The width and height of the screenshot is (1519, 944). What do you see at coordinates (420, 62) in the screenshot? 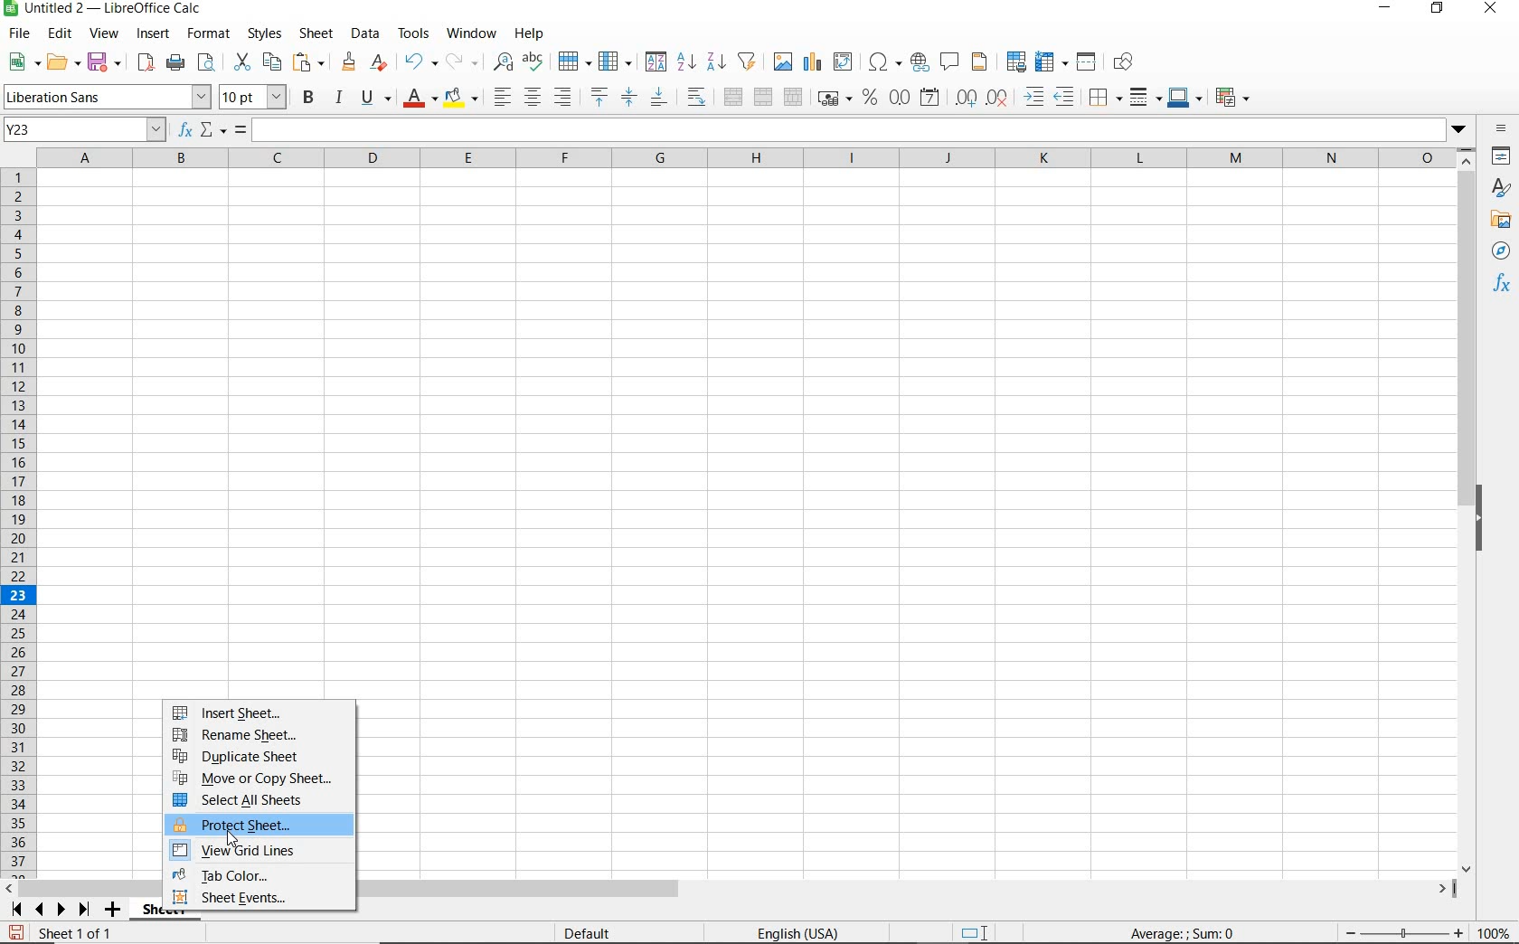
I see `UNDO` at bounding box center [420, 62].